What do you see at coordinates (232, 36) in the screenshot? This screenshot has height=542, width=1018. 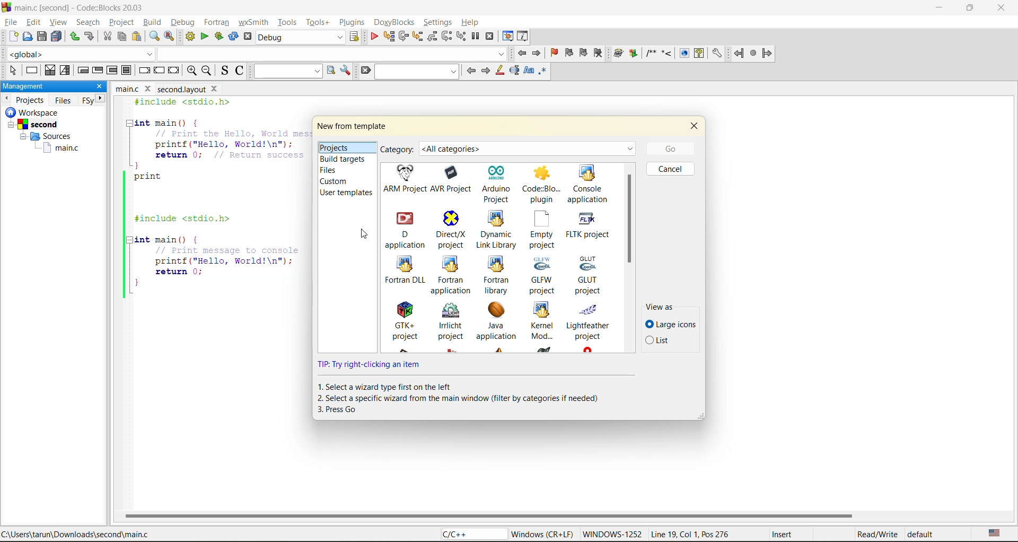 I see `rebuild` at bounding box center [232, 36].